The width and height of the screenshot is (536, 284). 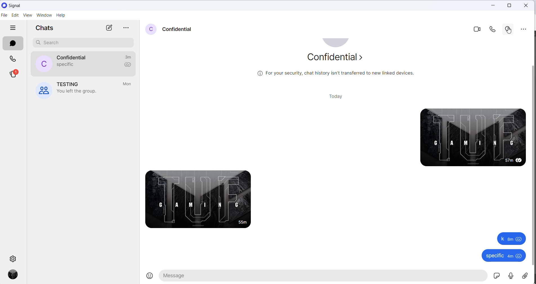 I want to click on emojis, so click(x=150, y=277).